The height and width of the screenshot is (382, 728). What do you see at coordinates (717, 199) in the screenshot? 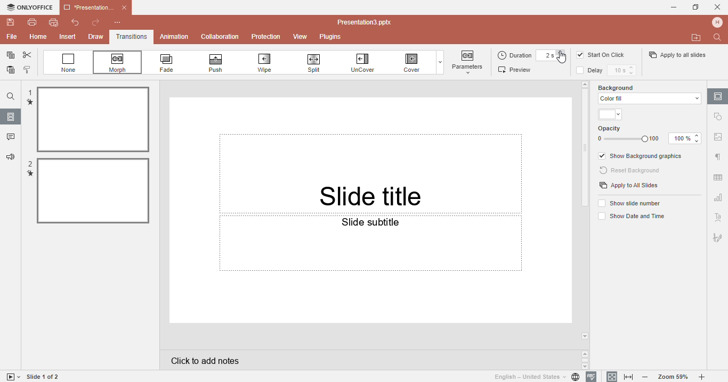
I see `Chart setting` at bounding box center [717, 199].